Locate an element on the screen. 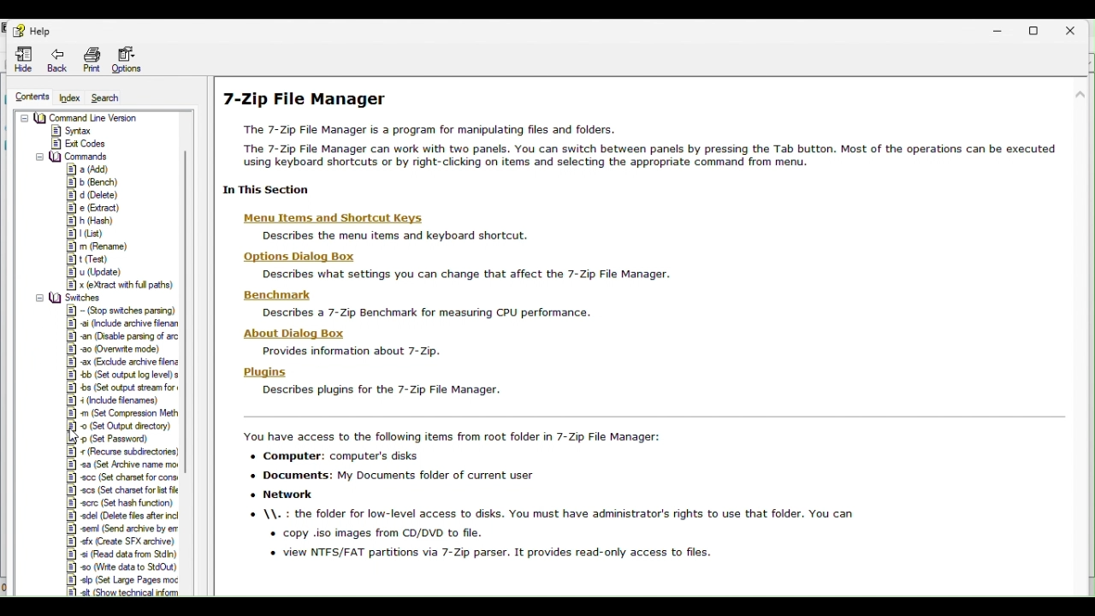  Commands is located at coordinates (88, 156).